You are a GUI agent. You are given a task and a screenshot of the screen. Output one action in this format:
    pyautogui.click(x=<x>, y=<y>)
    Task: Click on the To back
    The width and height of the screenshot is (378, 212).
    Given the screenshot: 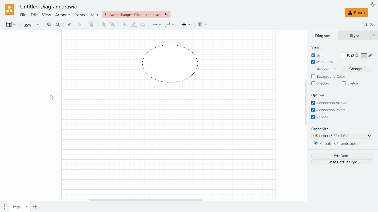 What is the action you would take?
    pyautogui.click(x=112, y=25)
    